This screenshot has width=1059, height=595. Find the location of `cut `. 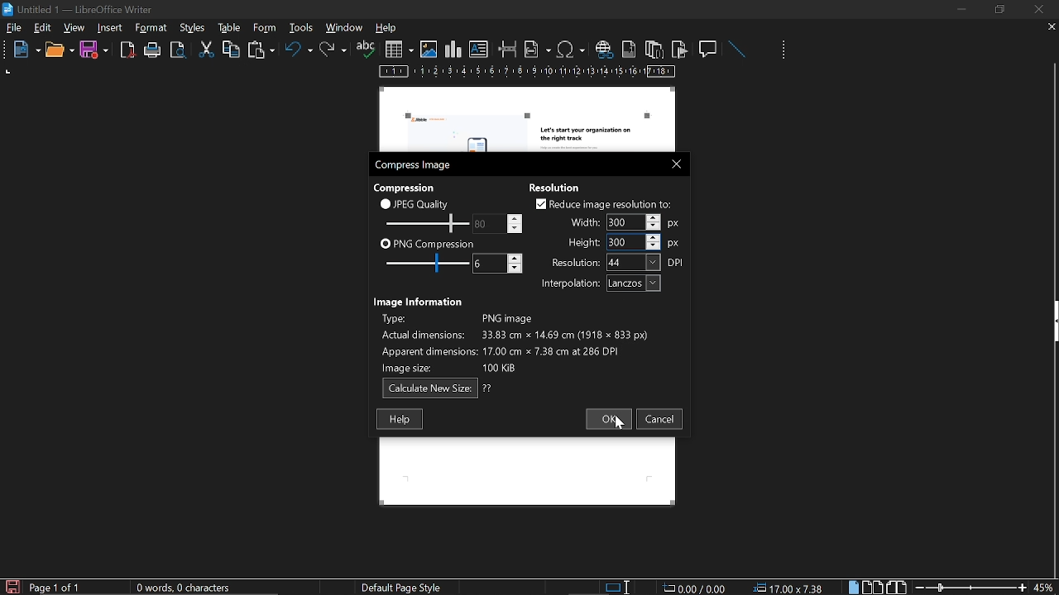

cut  is located at coordinates (207, 50).